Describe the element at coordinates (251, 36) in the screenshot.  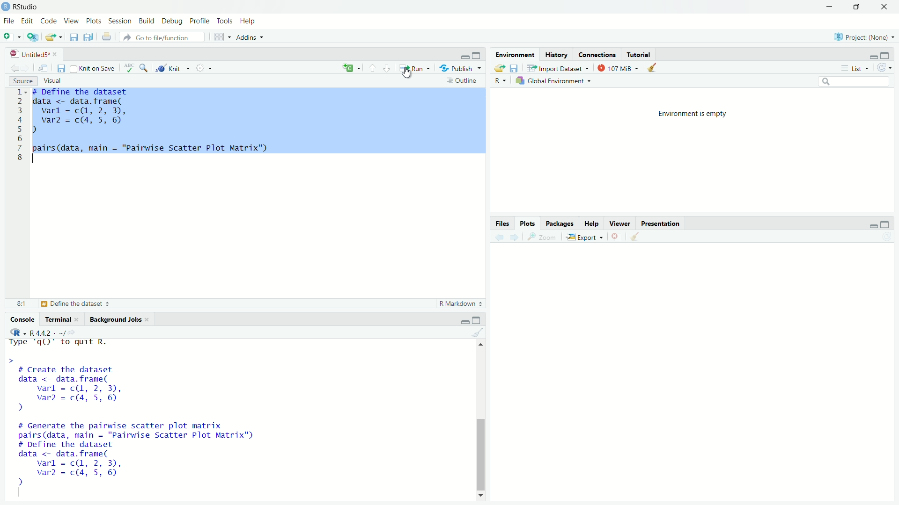
I see `Addins` at that location.